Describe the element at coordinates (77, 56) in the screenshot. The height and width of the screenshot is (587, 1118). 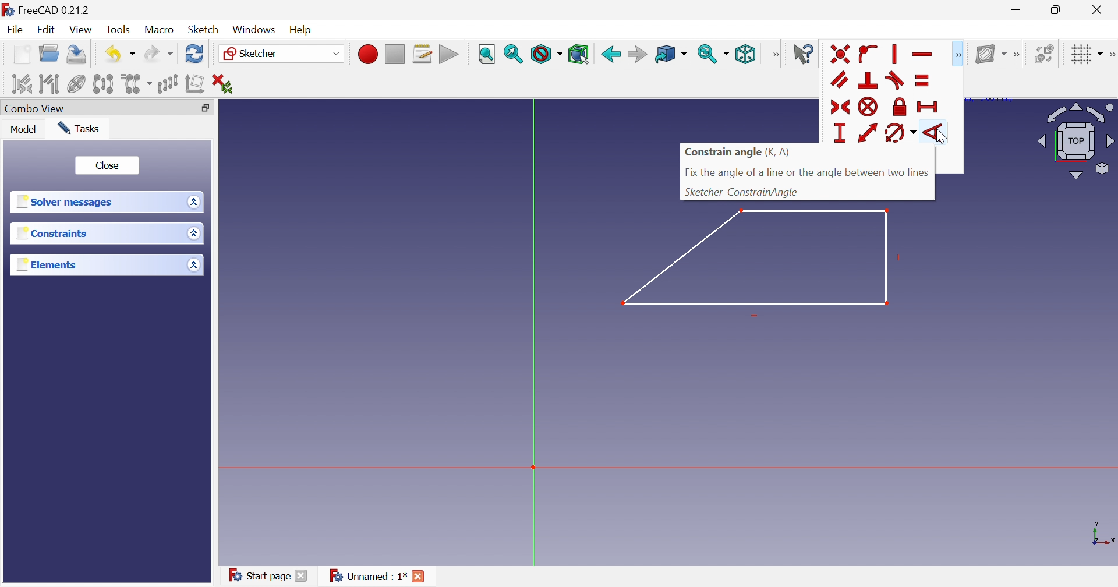
I see `Save` at that location.